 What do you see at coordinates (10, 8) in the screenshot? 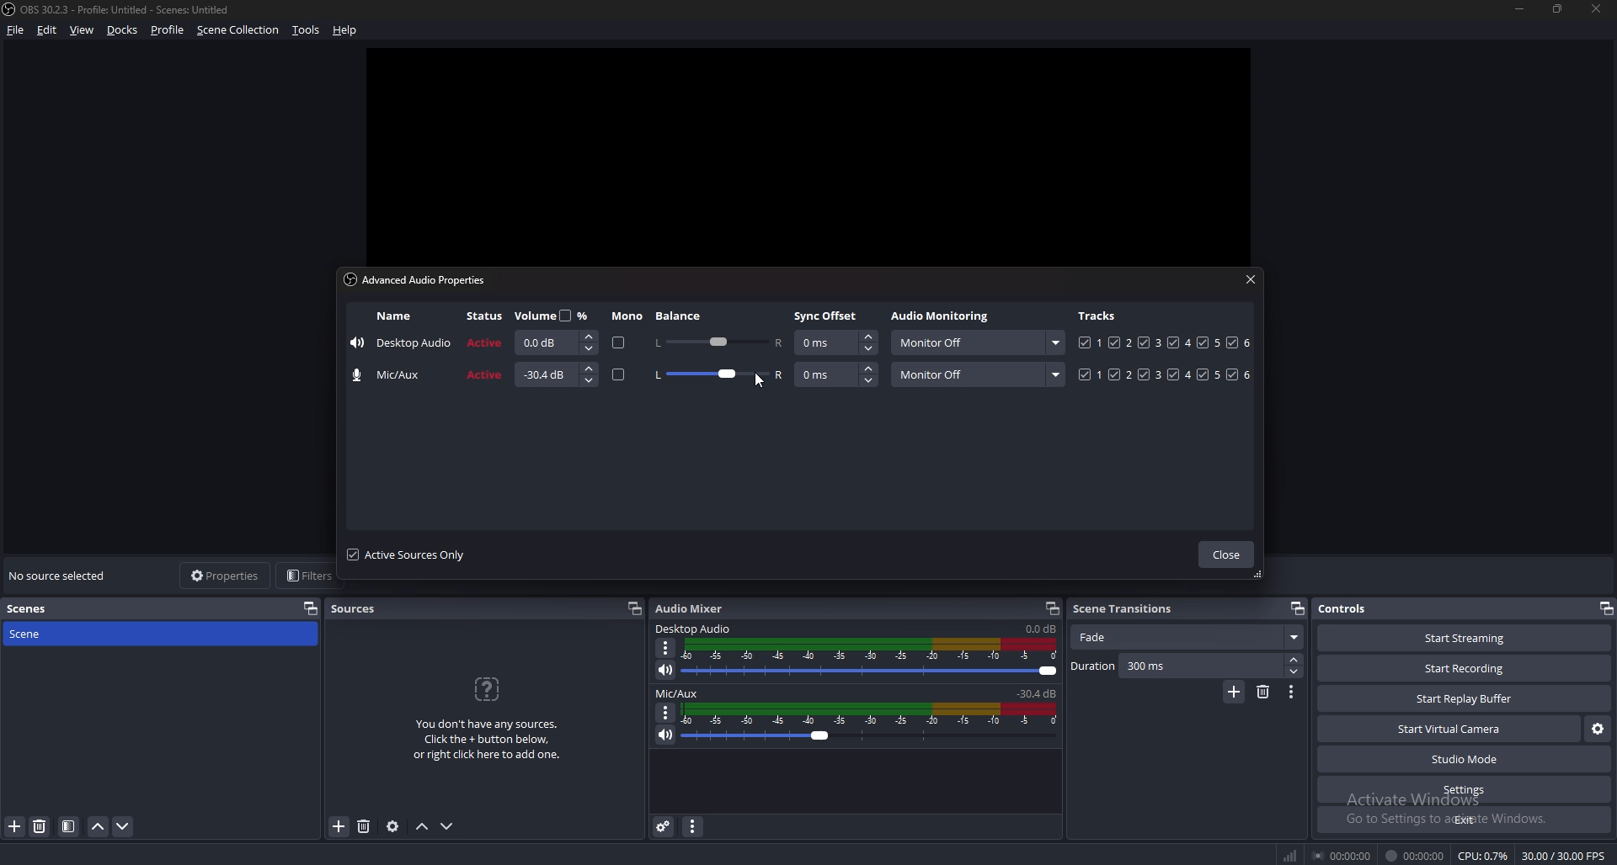
I see `obs logo` at bounding box center [10, 8].